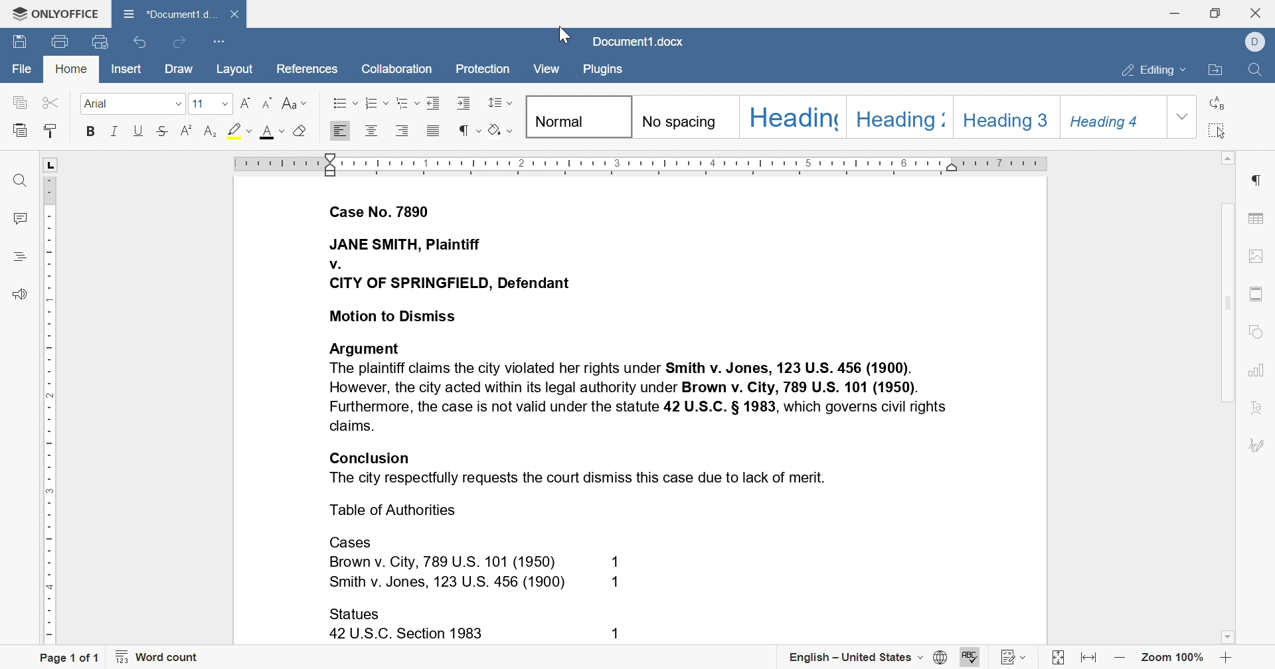  I want to click on numbering, so click(376, 103).